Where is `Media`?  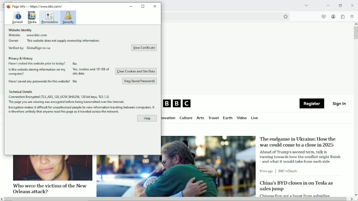
Media is located at coordinates (32, 18).